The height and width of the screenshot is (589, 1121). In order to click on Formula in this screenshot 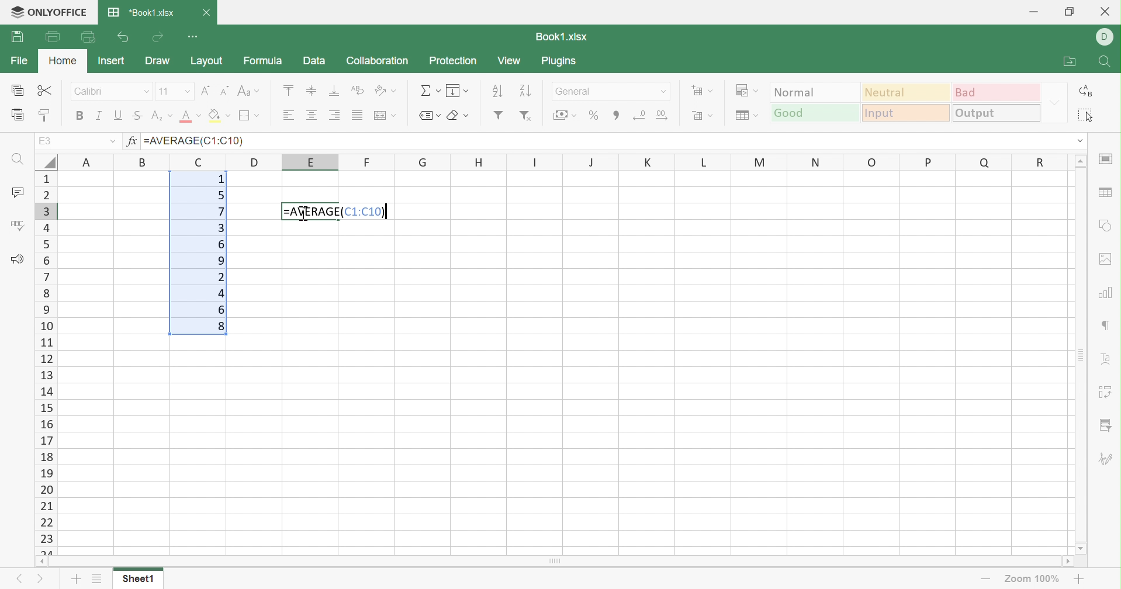, I will do `click(267, 61)`.